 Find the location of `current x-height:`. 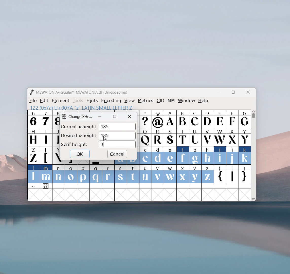

current x-height: is located at coordinates (79, 126).